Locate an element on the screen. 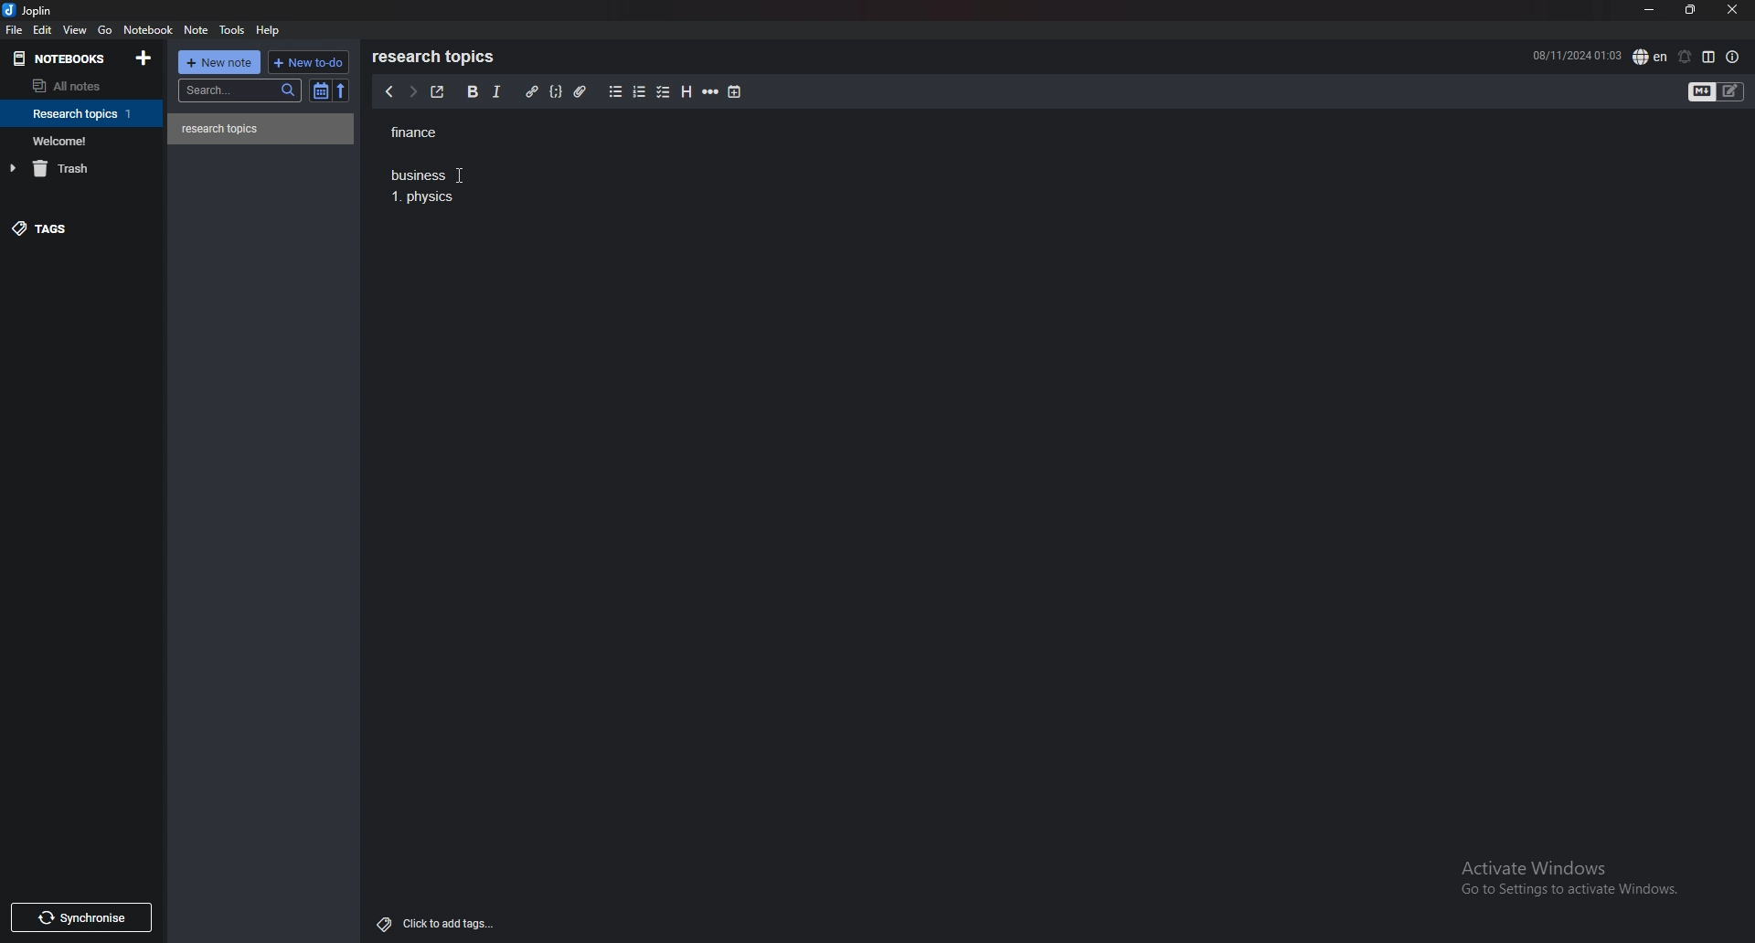 This screenshot has width=1755, height=943. previous is located at coordinates (389, 93).